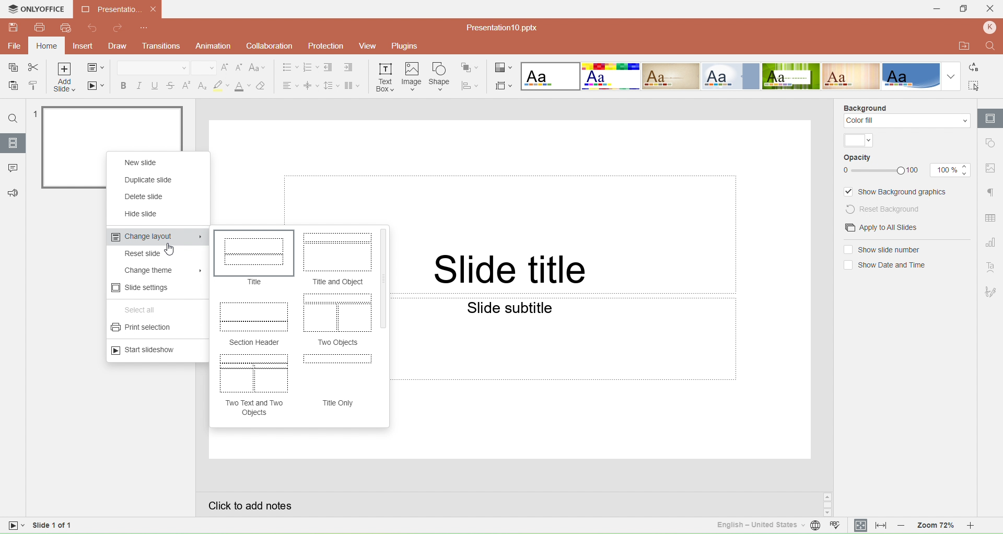  What do you see at coordinates (792, 76) in the screenshot?
I see `Green leaf` at bounding box center [792, 76].